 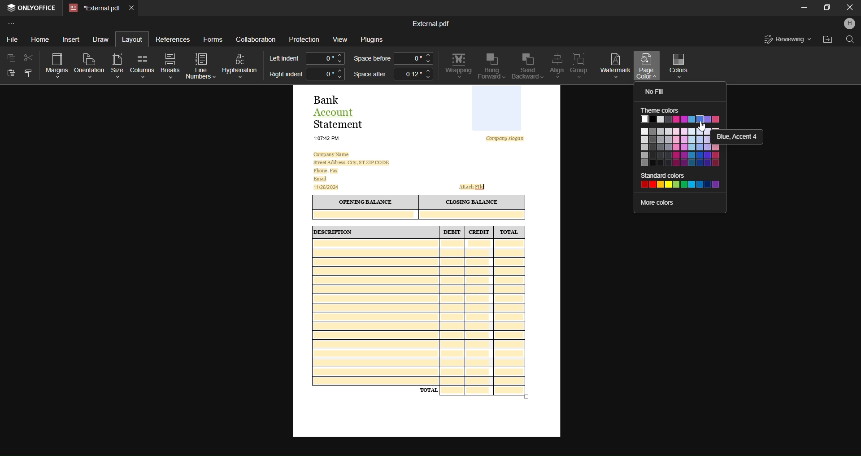 I want to click on Wrapping, so click(x=458, y=66).